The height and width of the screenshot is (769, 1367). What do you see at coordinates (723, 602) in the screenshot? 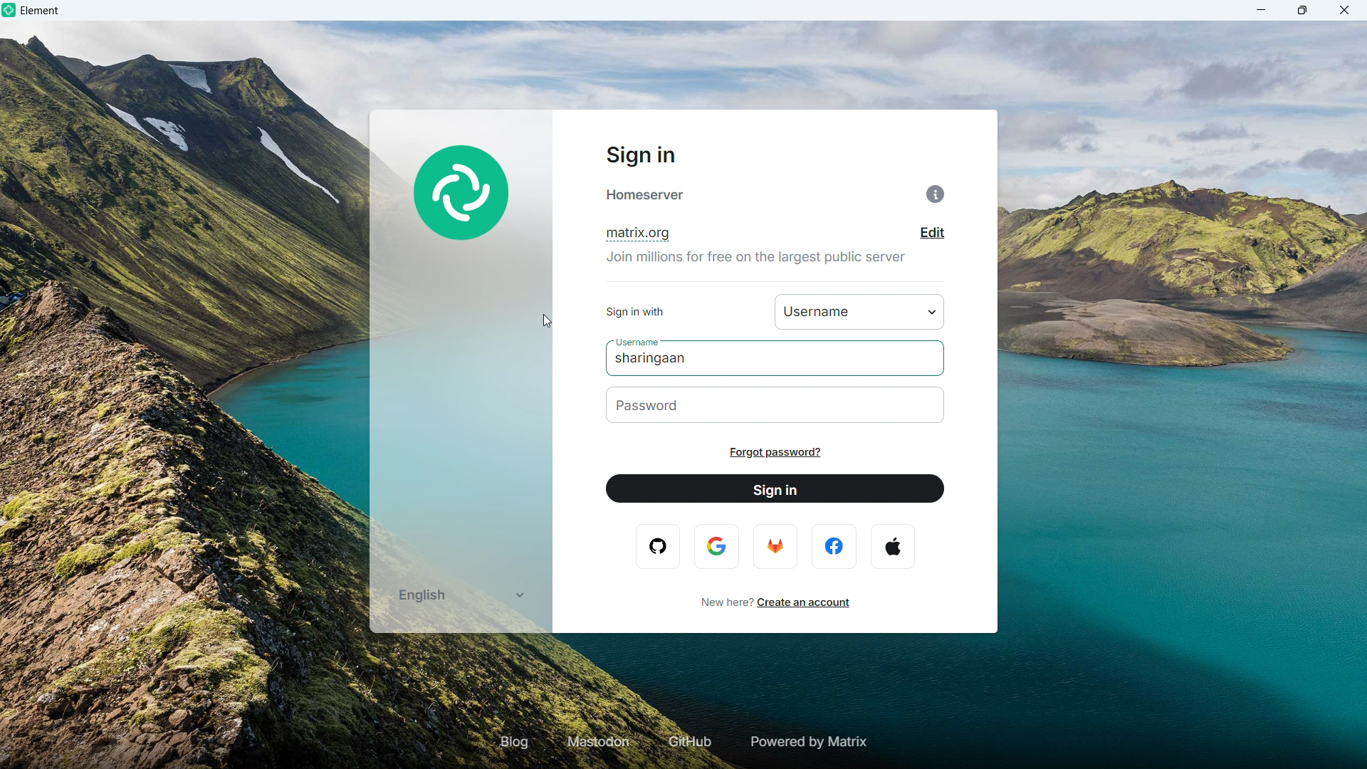
I see `new here` at bounding box center [723, 602].